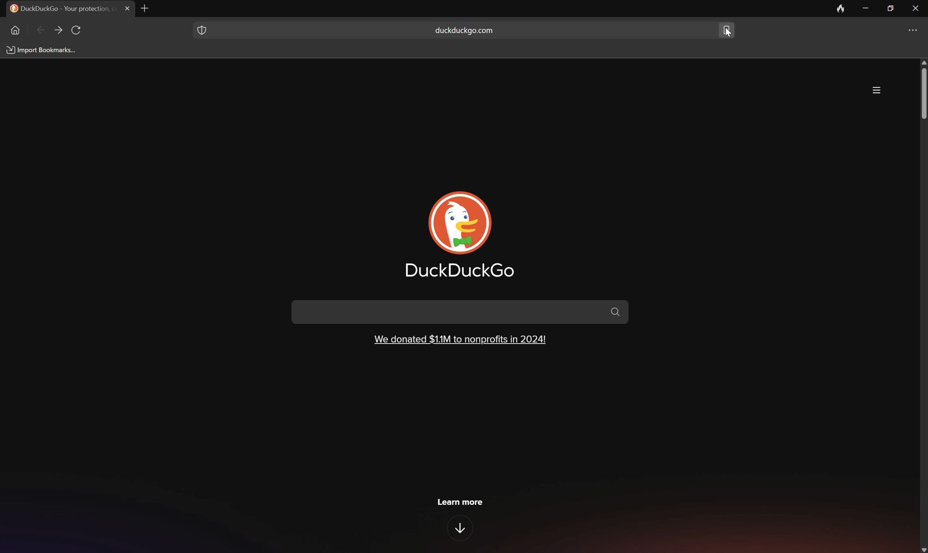 This screenshot has width=928, height=553. I want to click on Minimize, so click(868, 8).